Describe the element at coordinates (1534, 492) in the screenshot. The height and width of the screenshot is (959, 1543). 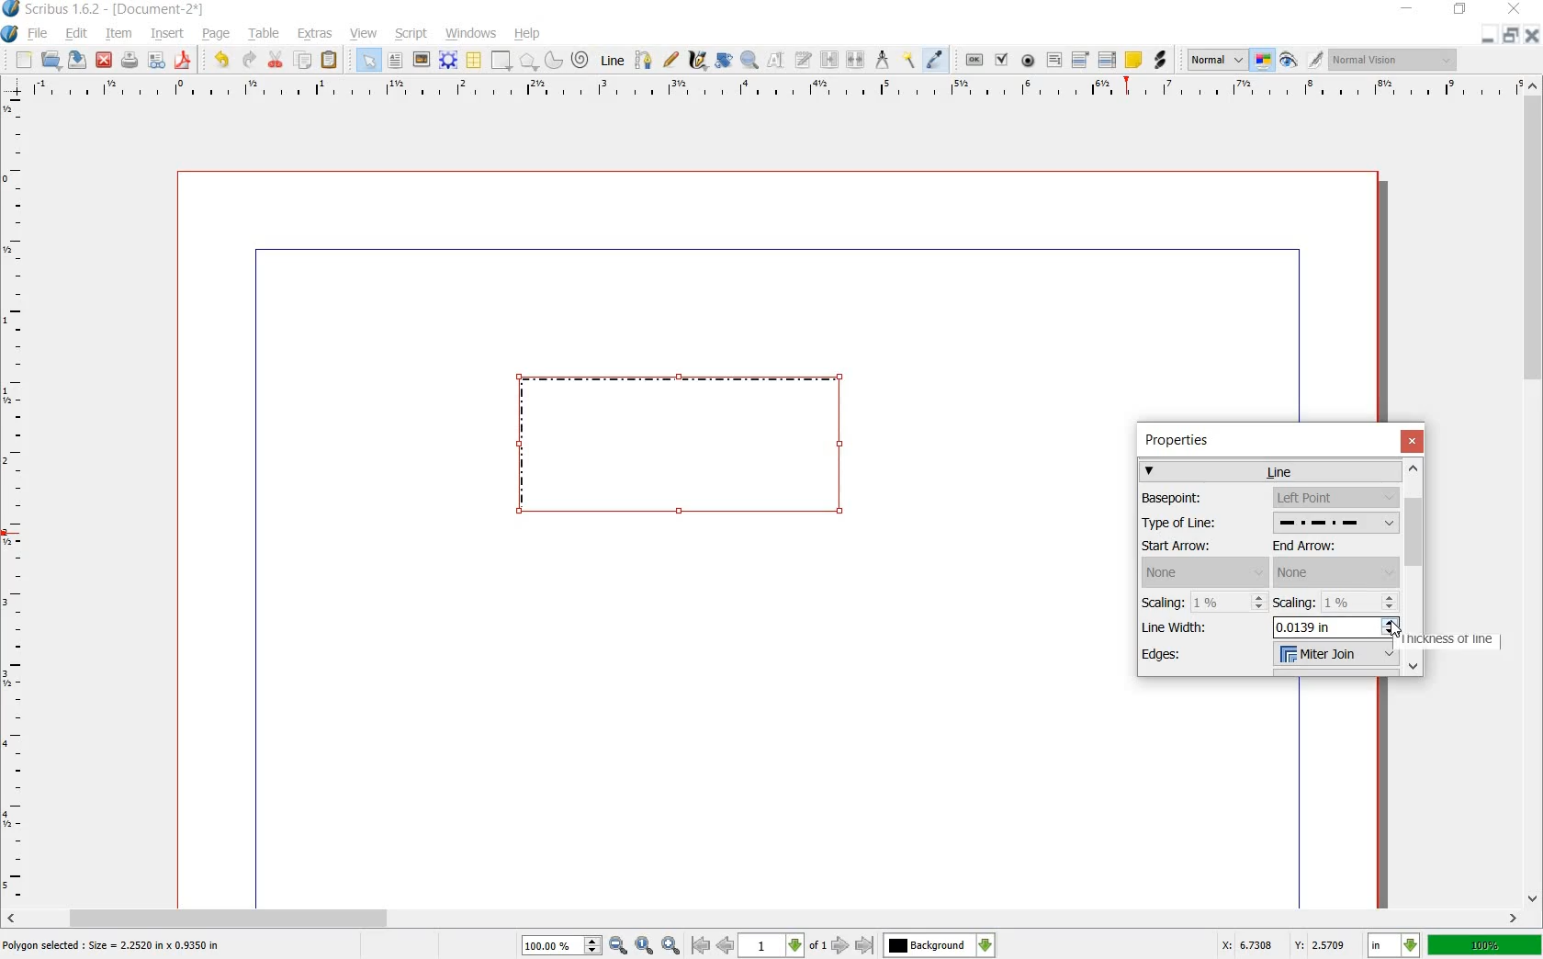
I see `SCROLLBAR` at that location.